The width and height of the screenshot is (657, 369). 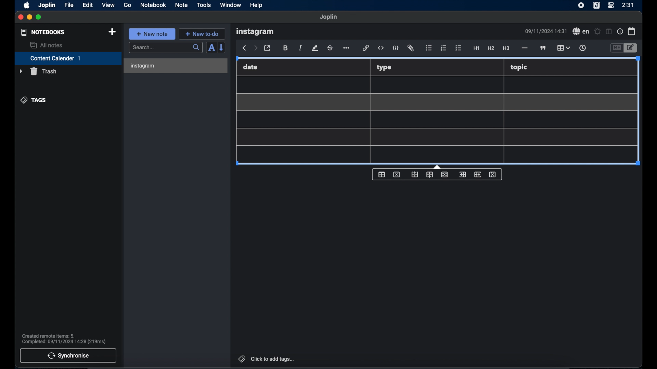 What do you see at coordinates (243, 48) in the screenshot?
I see `back` at bounding box center [243, 48].